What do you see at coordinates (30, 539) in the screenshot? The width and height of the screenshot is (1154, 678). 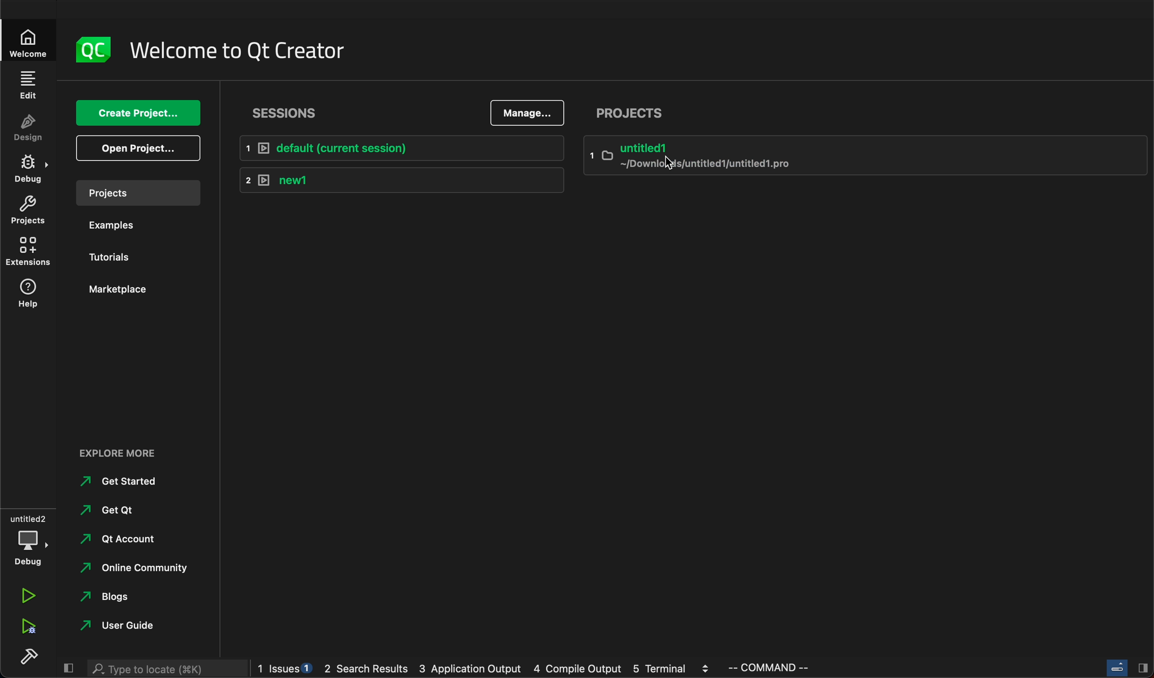 I see `debug` at bounding box center [30, 539].